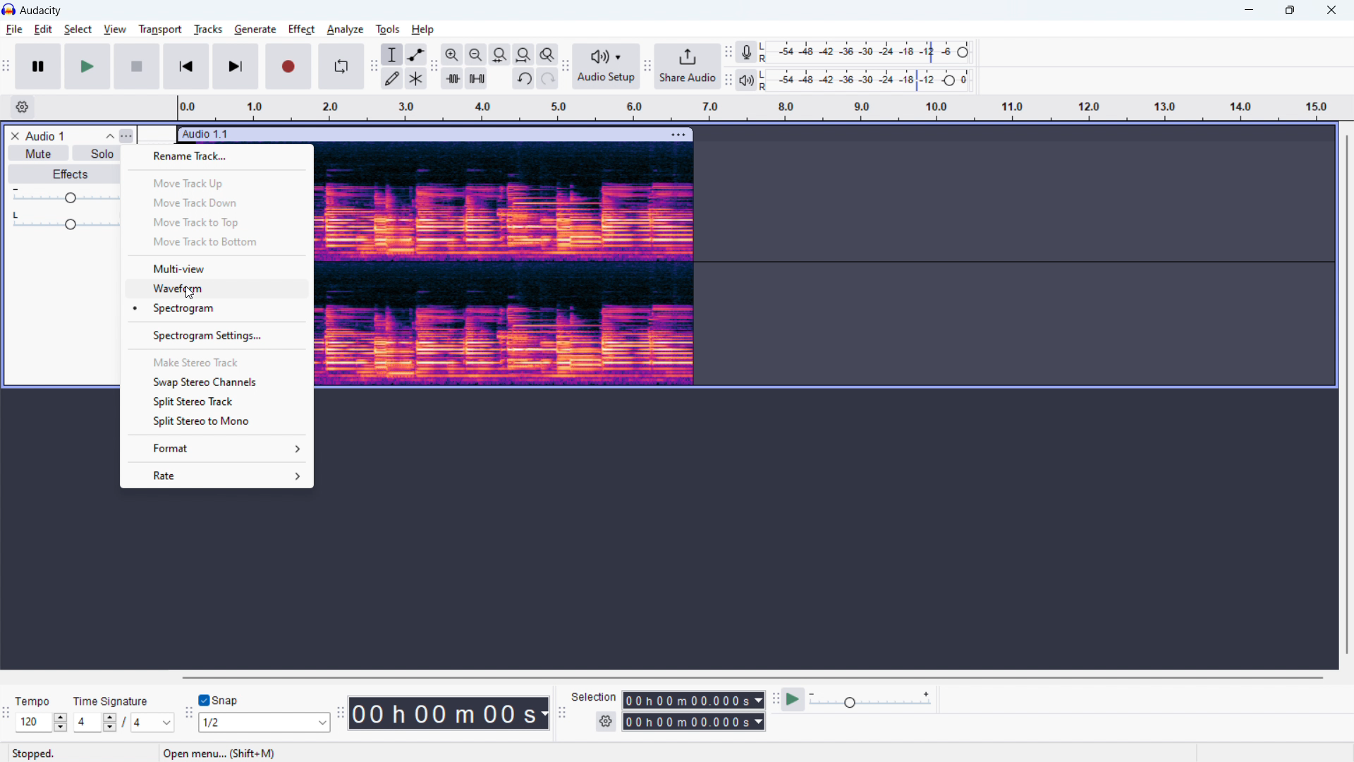 The image size is (1354, 762). Describe the element at coordinates (61, 728) in the screenshot. I see `decrease tempo` at that location.